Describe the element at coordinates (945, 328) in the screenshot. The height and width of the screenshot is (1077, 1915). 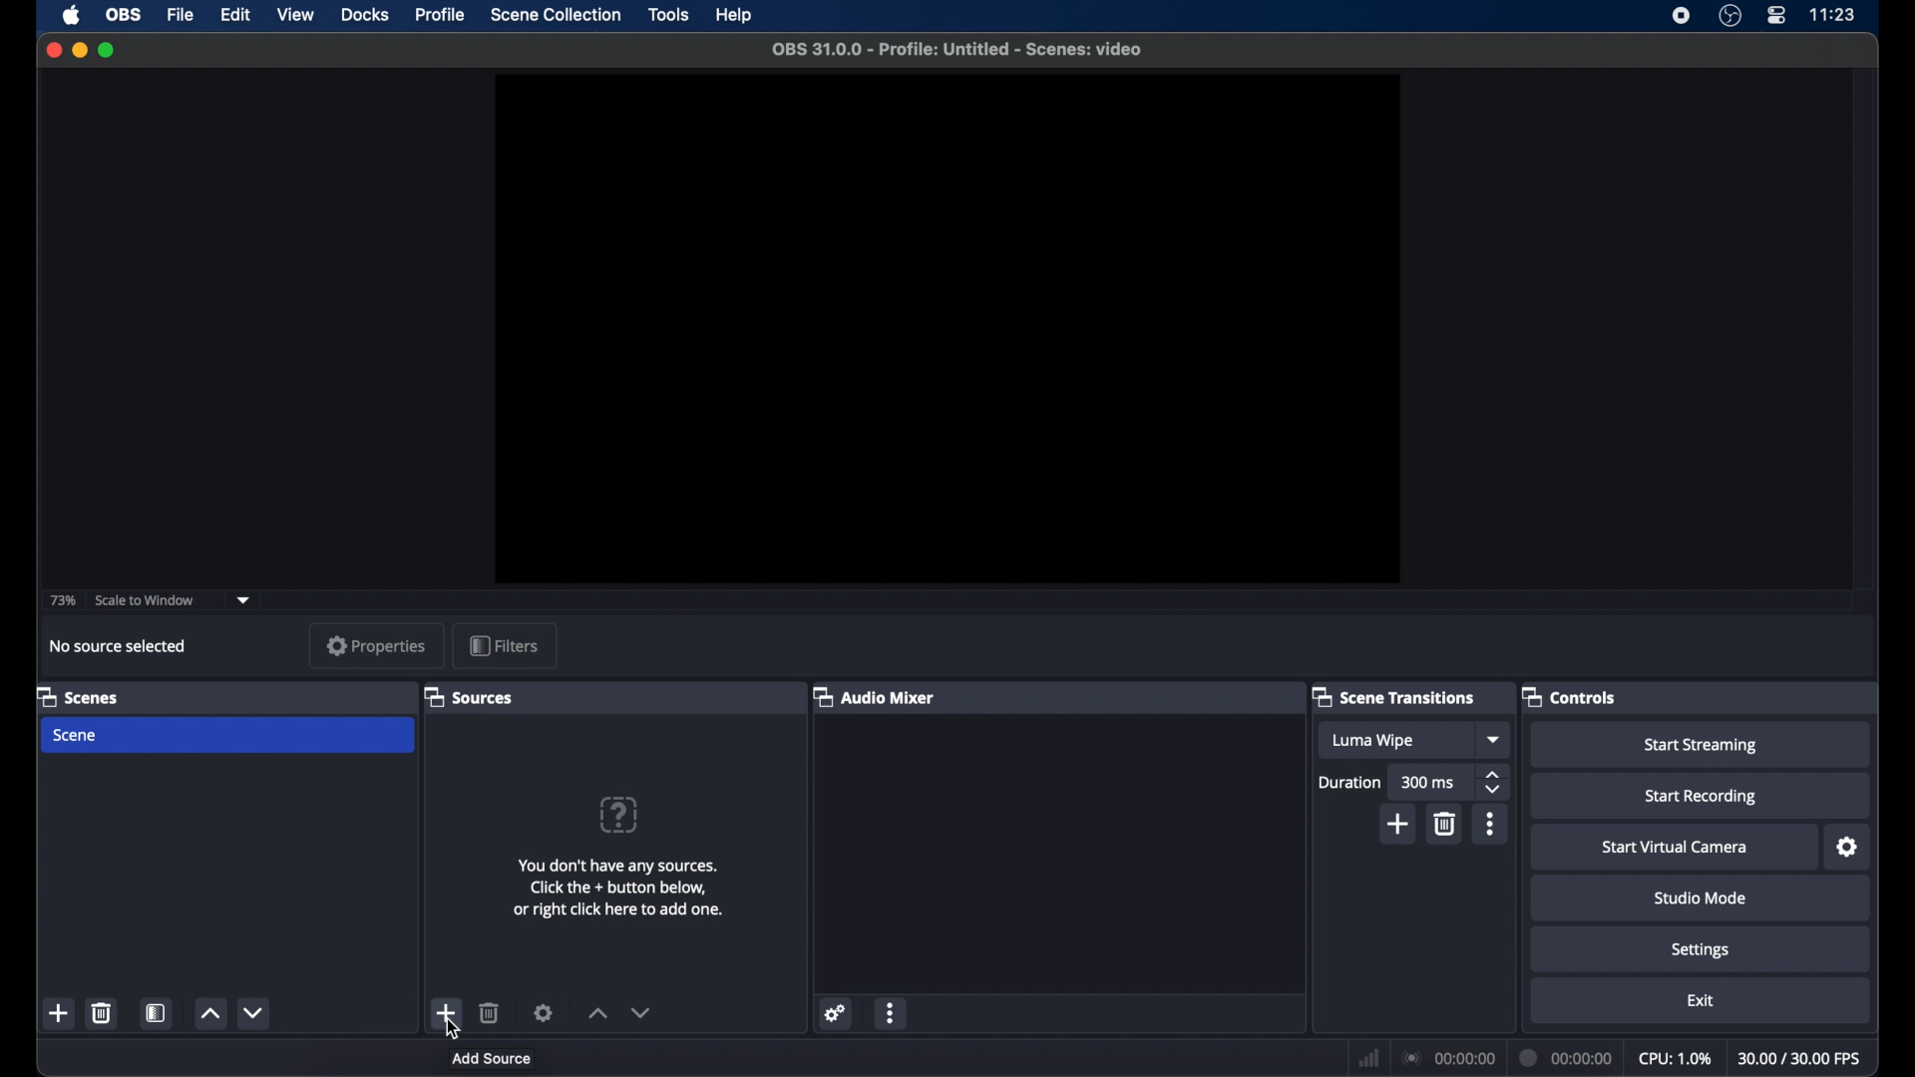
I see `preview` at that location.